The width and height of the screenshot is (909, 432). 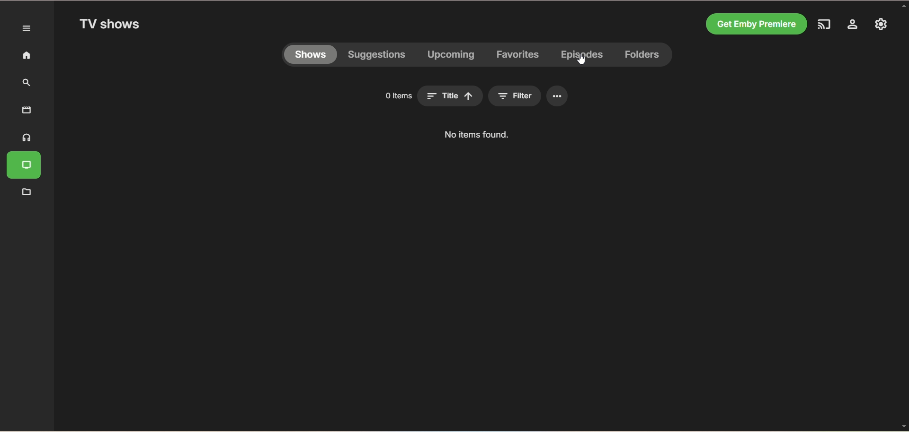 I want to click on settings, so click(x=559, y=95).